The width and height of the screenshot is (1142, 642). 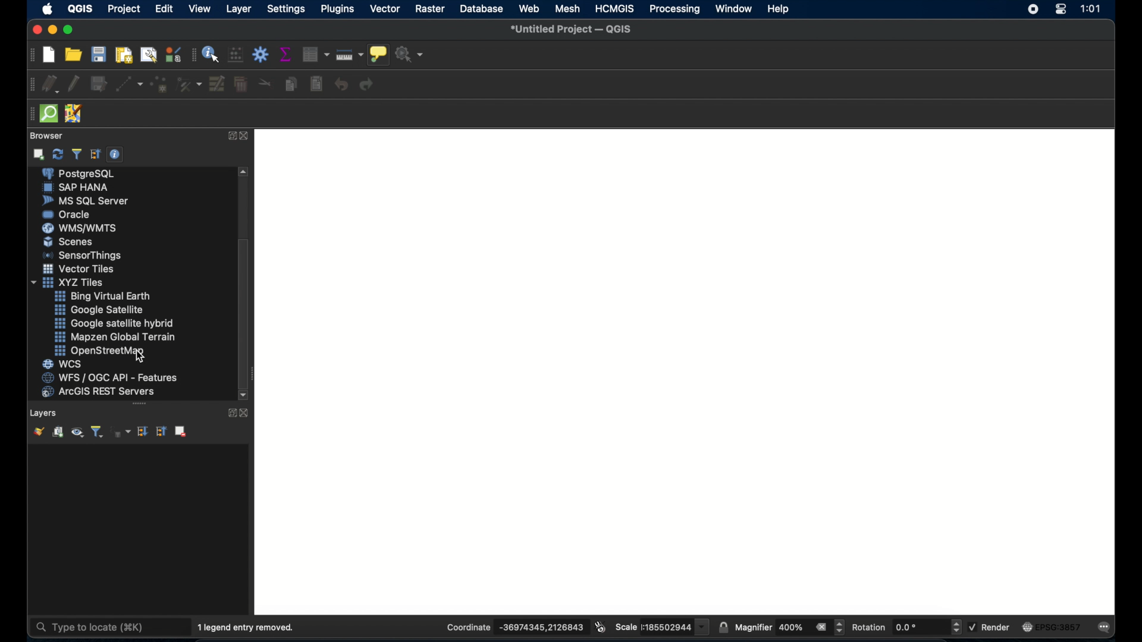 I want to click on view, so click(x=201, y=8).